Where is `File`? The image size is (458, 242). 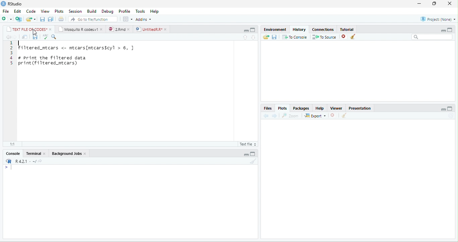
File is located at coordinates (6, 11).